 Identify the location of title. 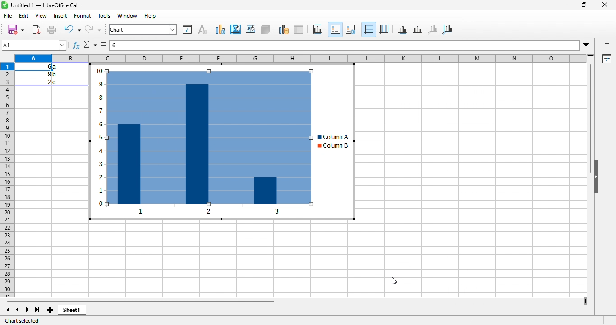
(42, 5).